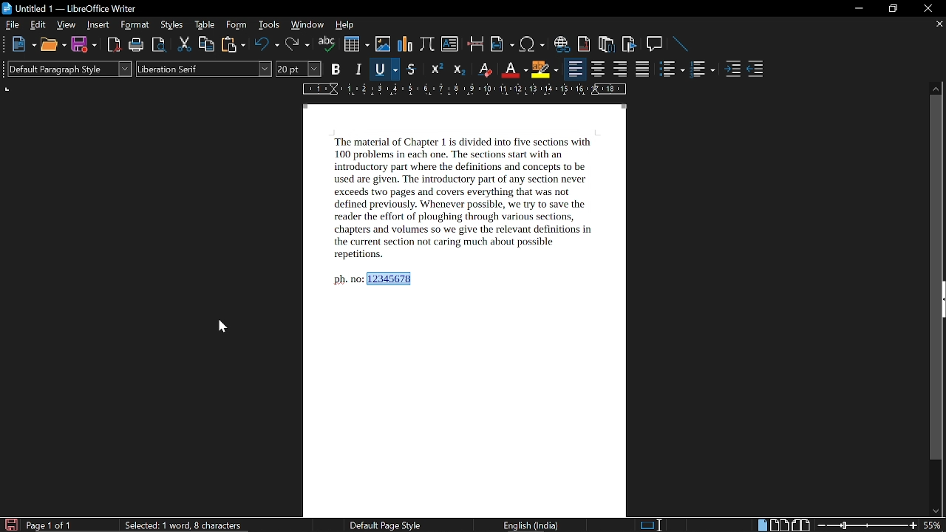  I want to click on insert image, so click(382, 44).